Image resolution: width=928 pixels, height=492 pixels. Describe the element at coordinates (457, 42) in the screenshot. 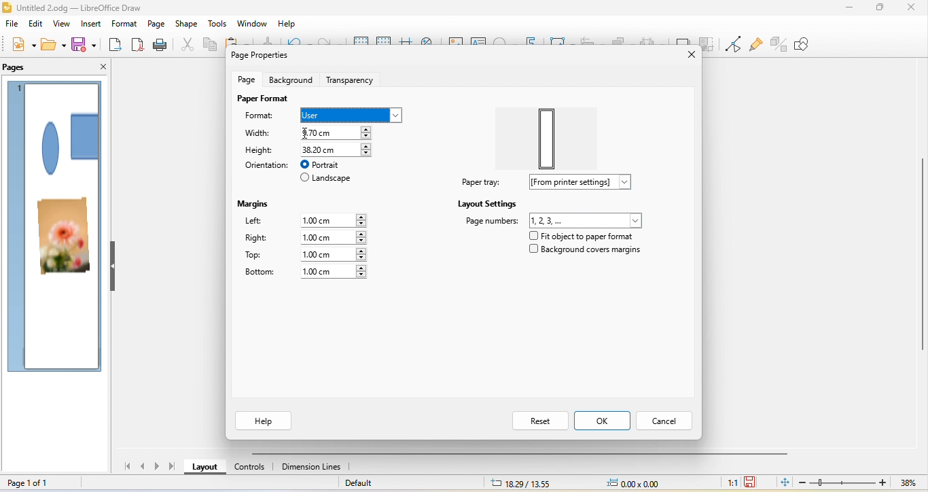

I see `image` at that location.